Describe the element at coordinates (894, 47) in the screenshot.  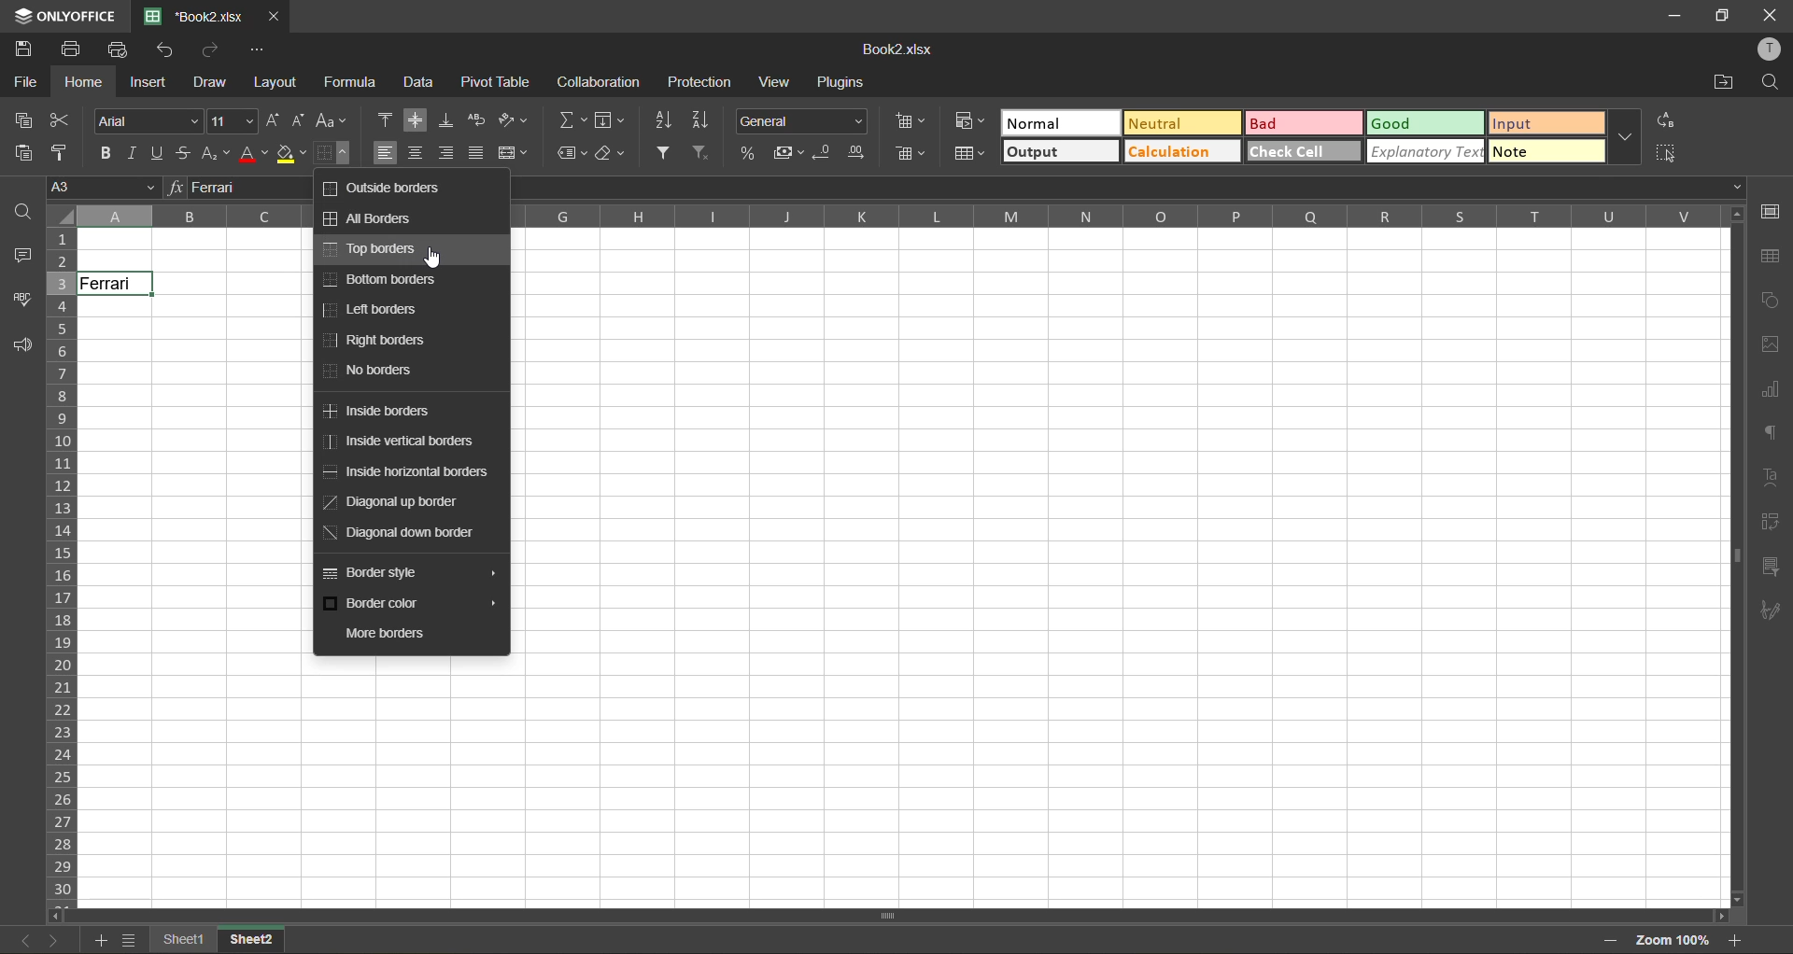
I see `Book2.xlsx` at that location.